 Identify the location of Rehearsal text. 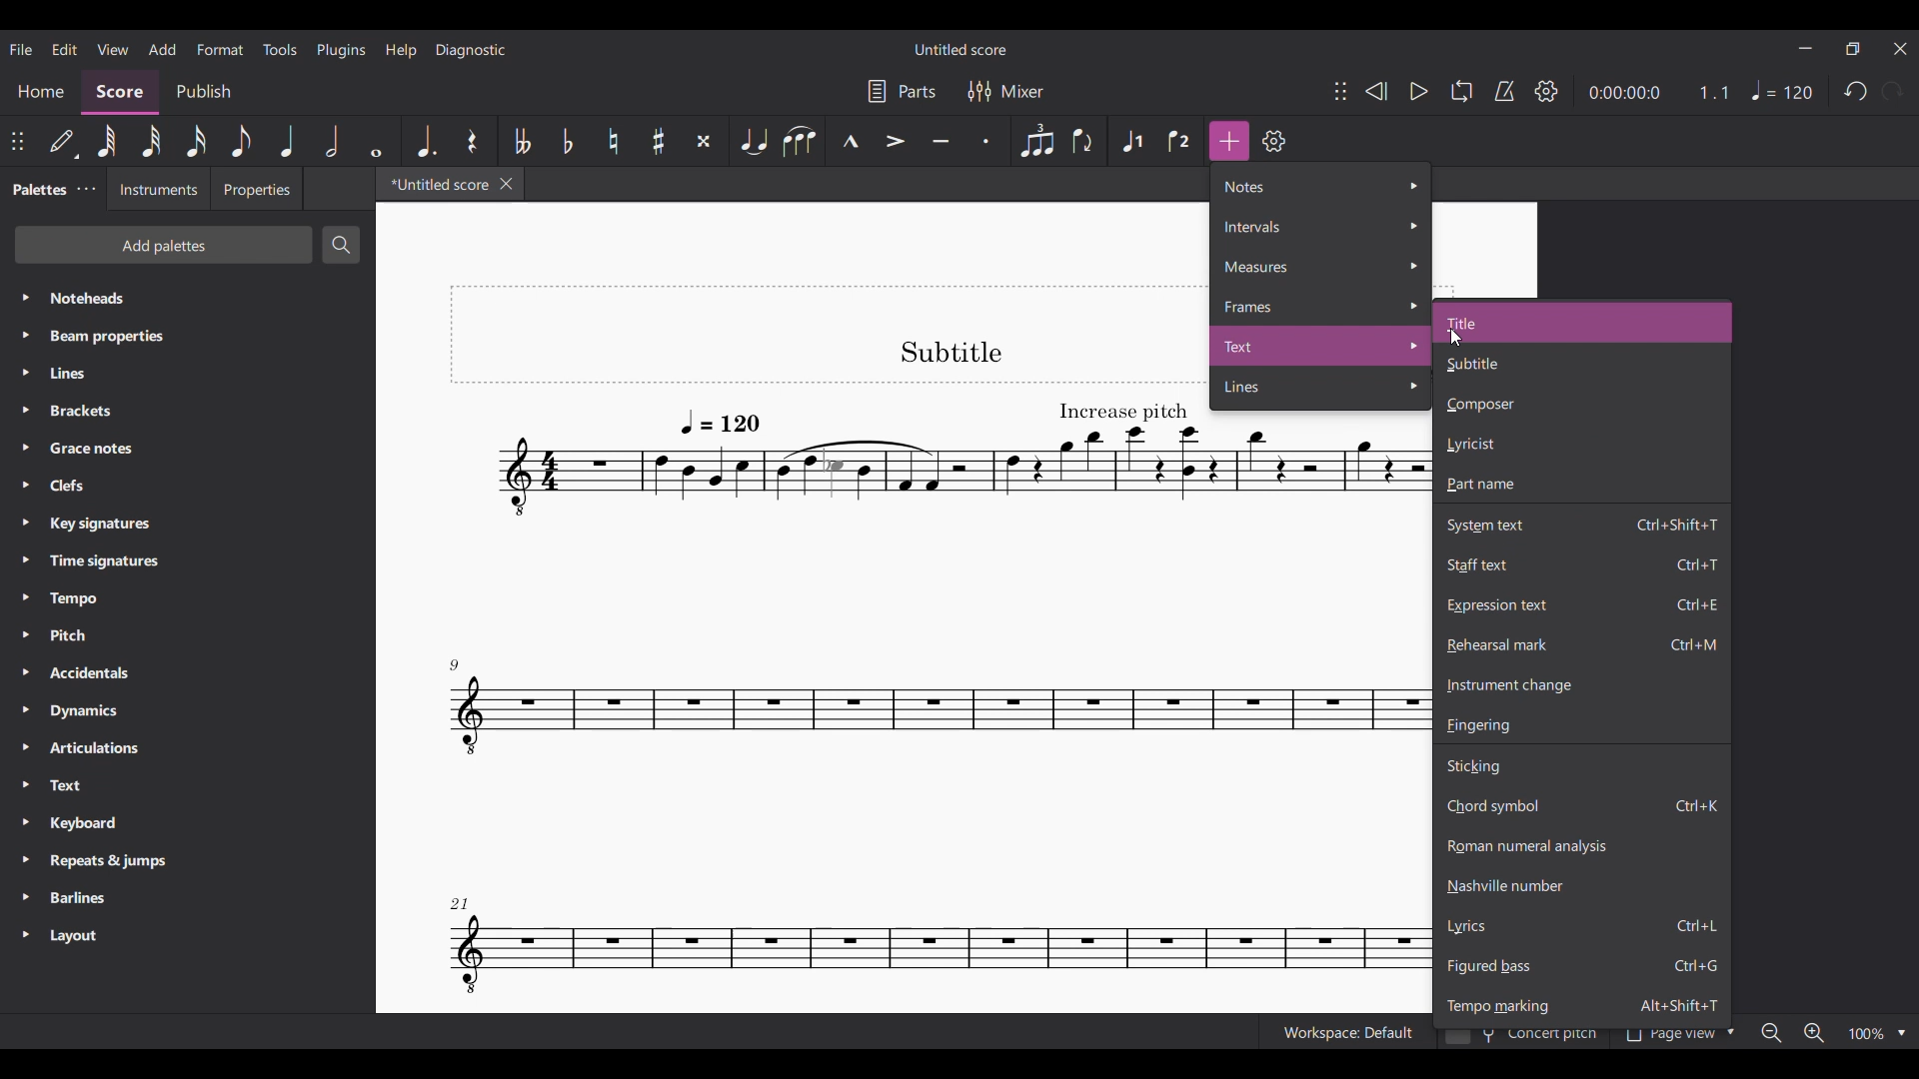
(1583, 644).